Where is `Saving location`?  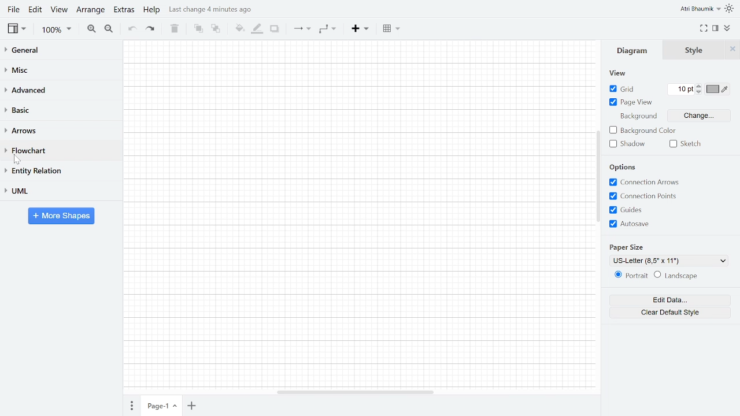 Saving location is located at coordinates (212, 9).